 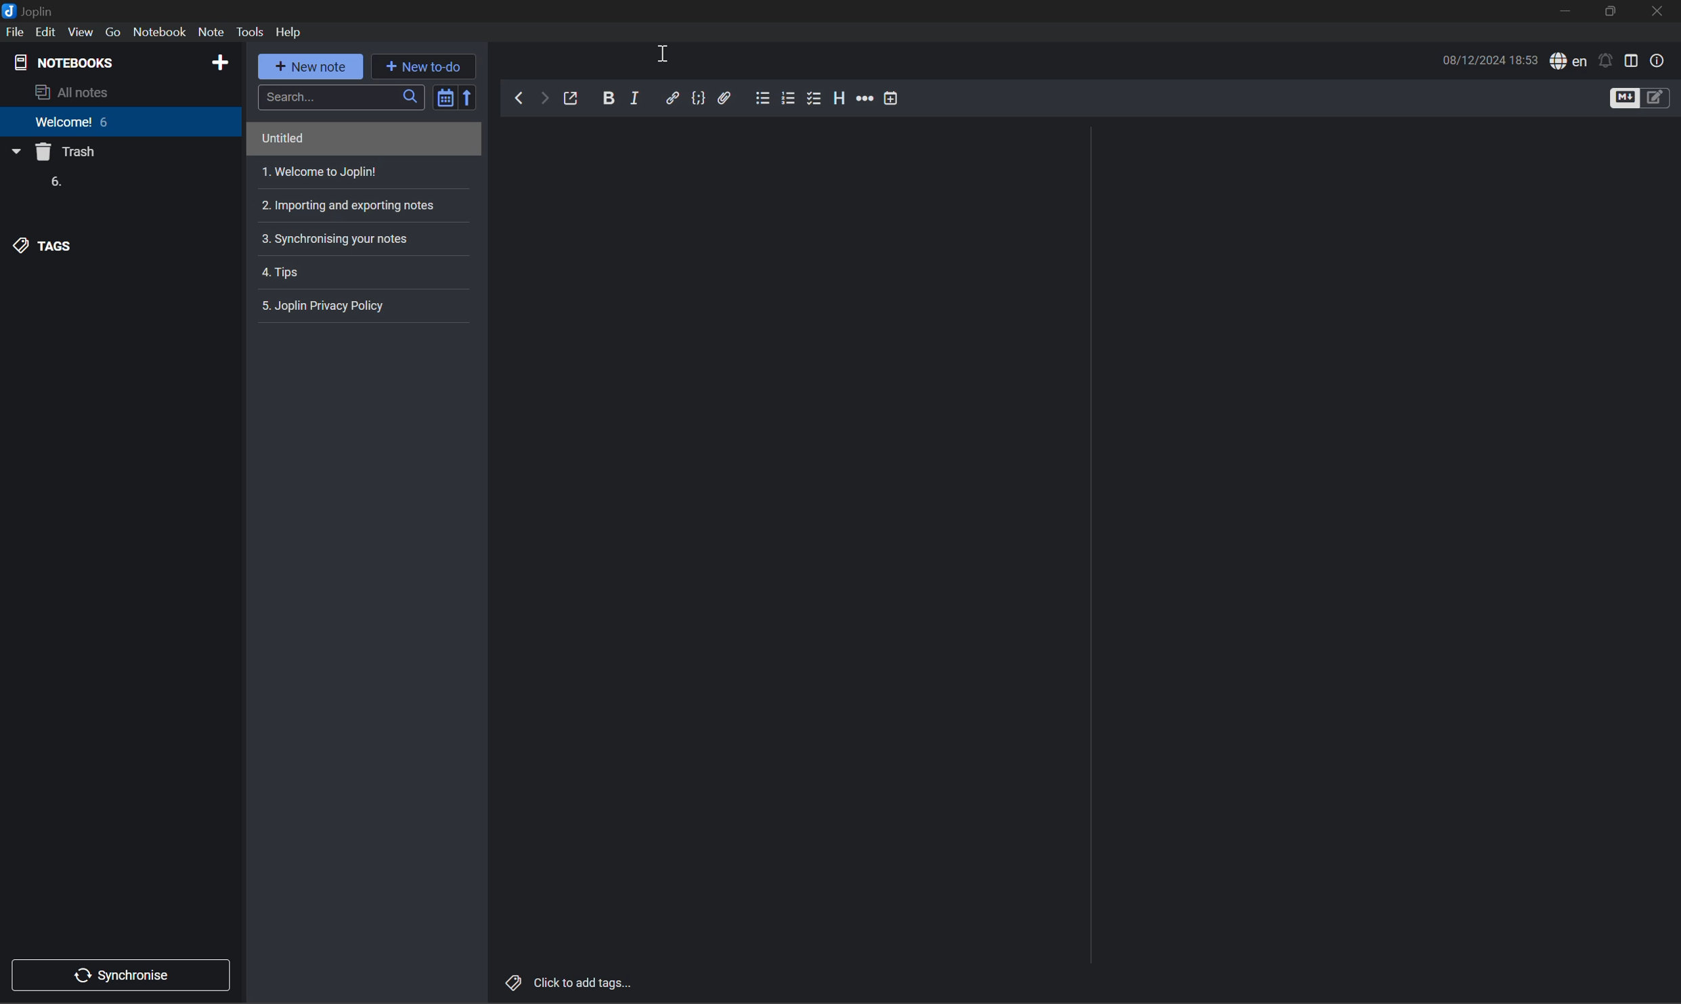 I want to click on Italic, so click(x=638, y=97).